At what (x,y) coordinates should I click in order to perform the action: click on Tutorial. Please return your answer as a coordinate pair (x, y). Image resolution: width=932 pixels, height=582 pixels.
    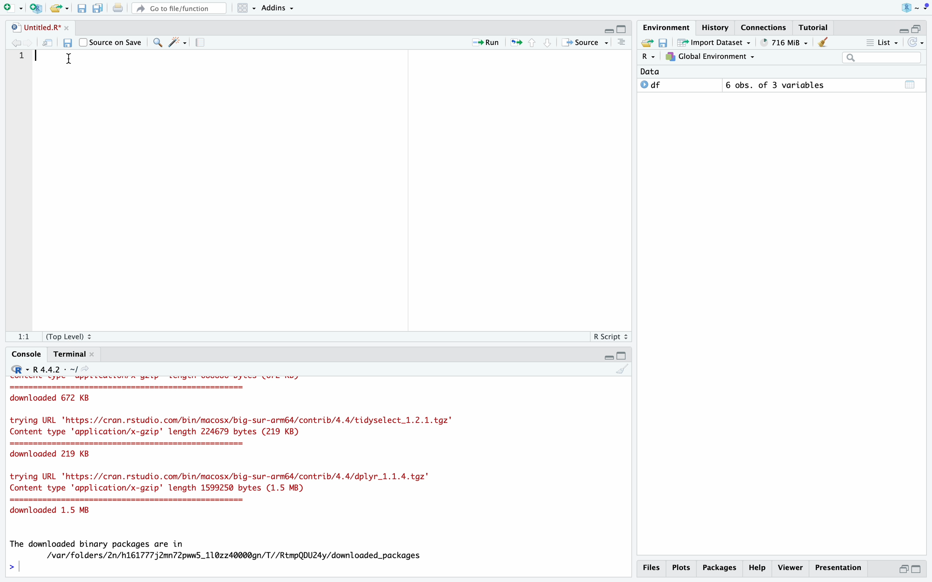
    Looking at the image, I should click on (811, 27).